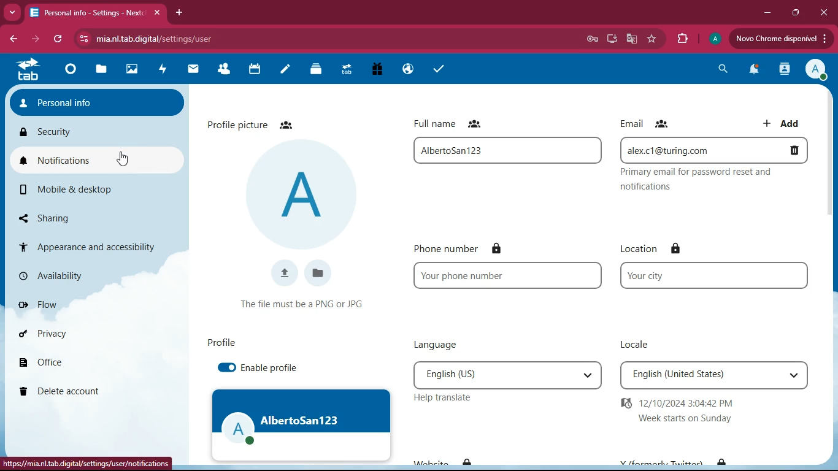 The width and height of the screenshot is (838, 471). I want to click on close, so click(823, 12).